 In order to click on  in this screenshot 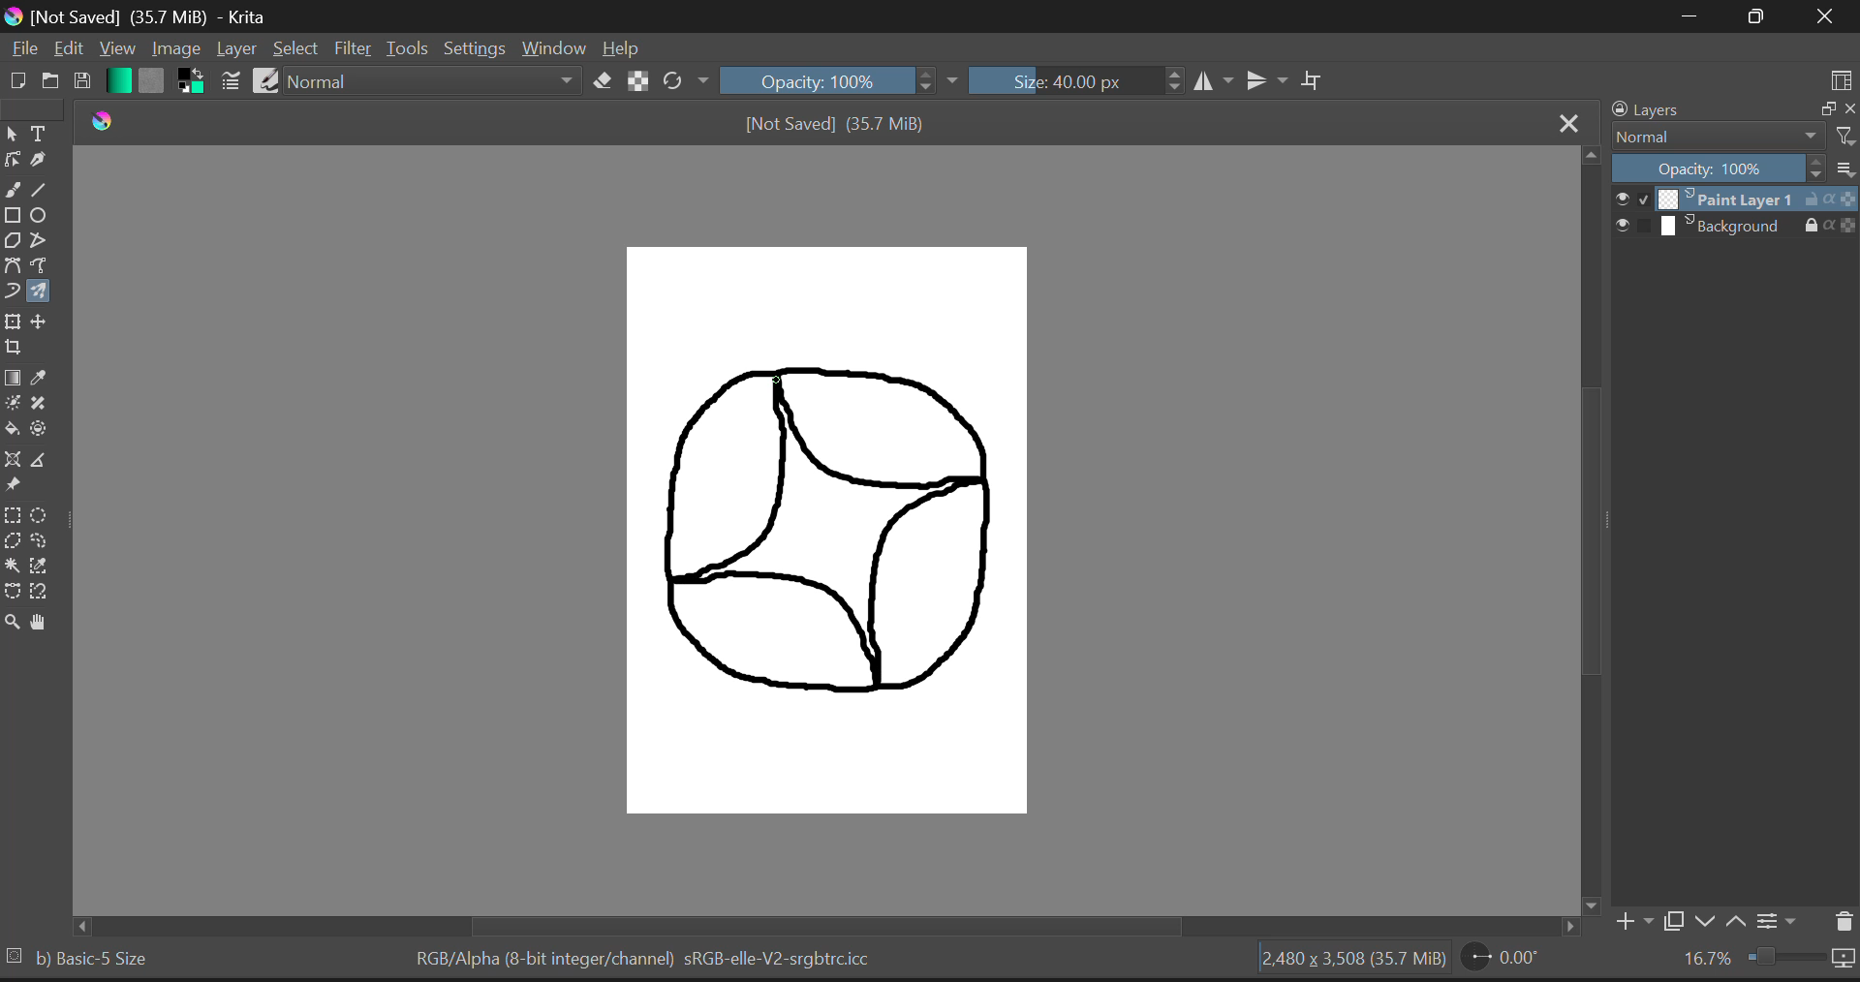, I will do `click(78, 925)`.